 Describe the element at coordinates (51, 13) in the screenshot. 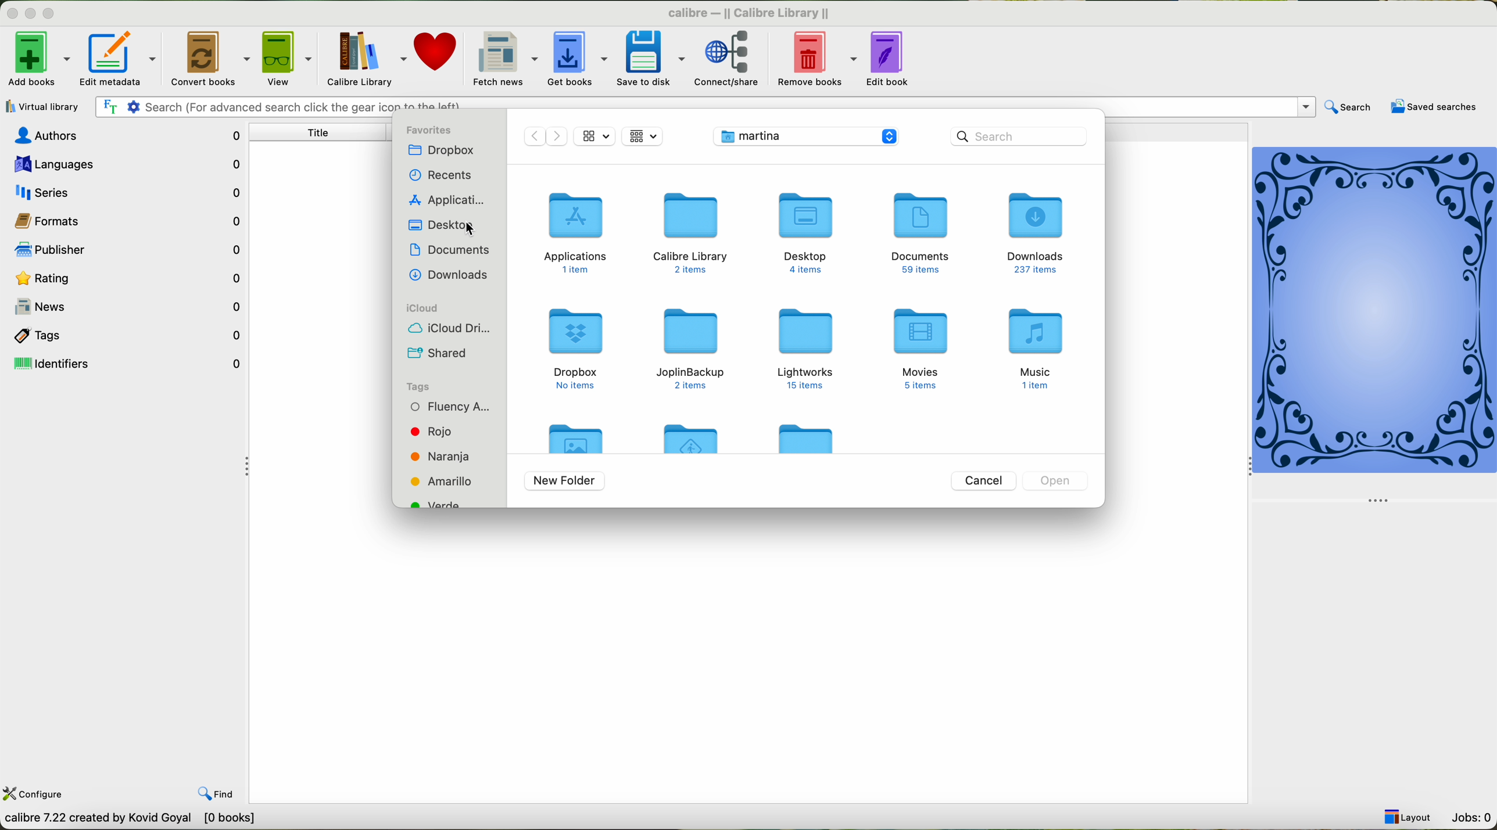

I see `maximize` at that location.